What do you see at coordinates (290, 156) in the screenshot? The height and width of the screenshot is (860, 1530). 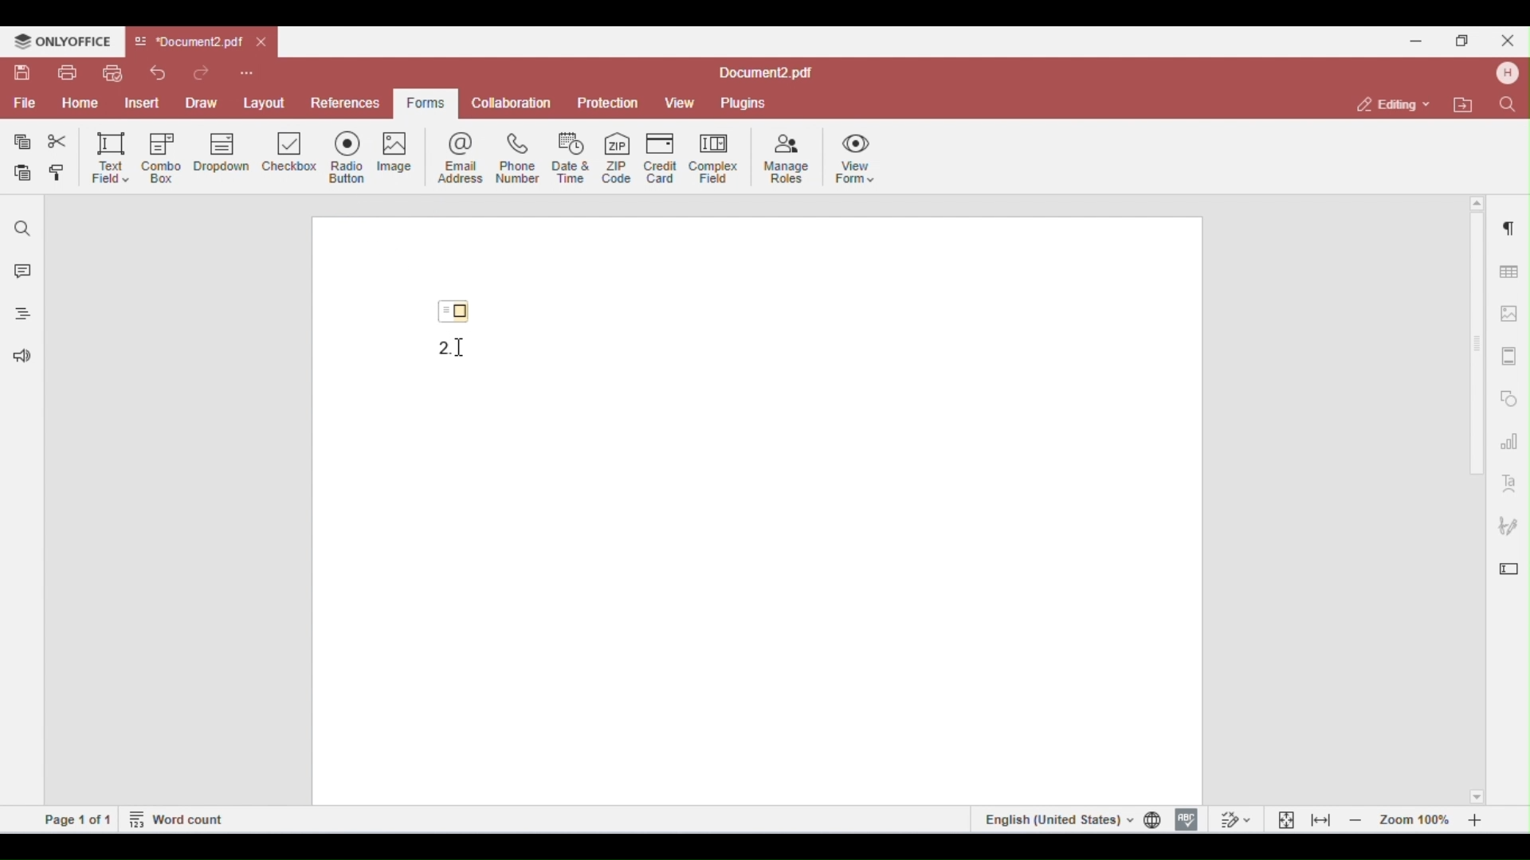 I see `checkbox` at bounding box center [290, 156].